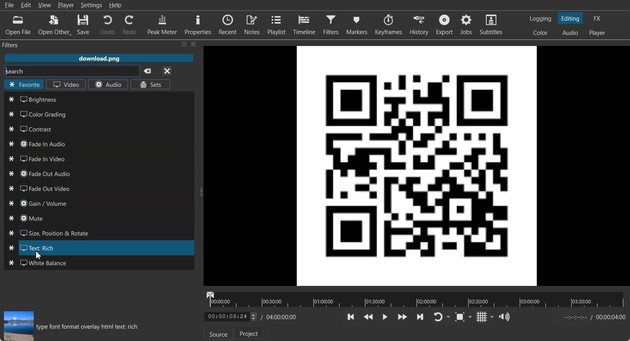  Describe the element at coordinates (99, 248) in the screenshot. I see `Text: Rich` at that location.